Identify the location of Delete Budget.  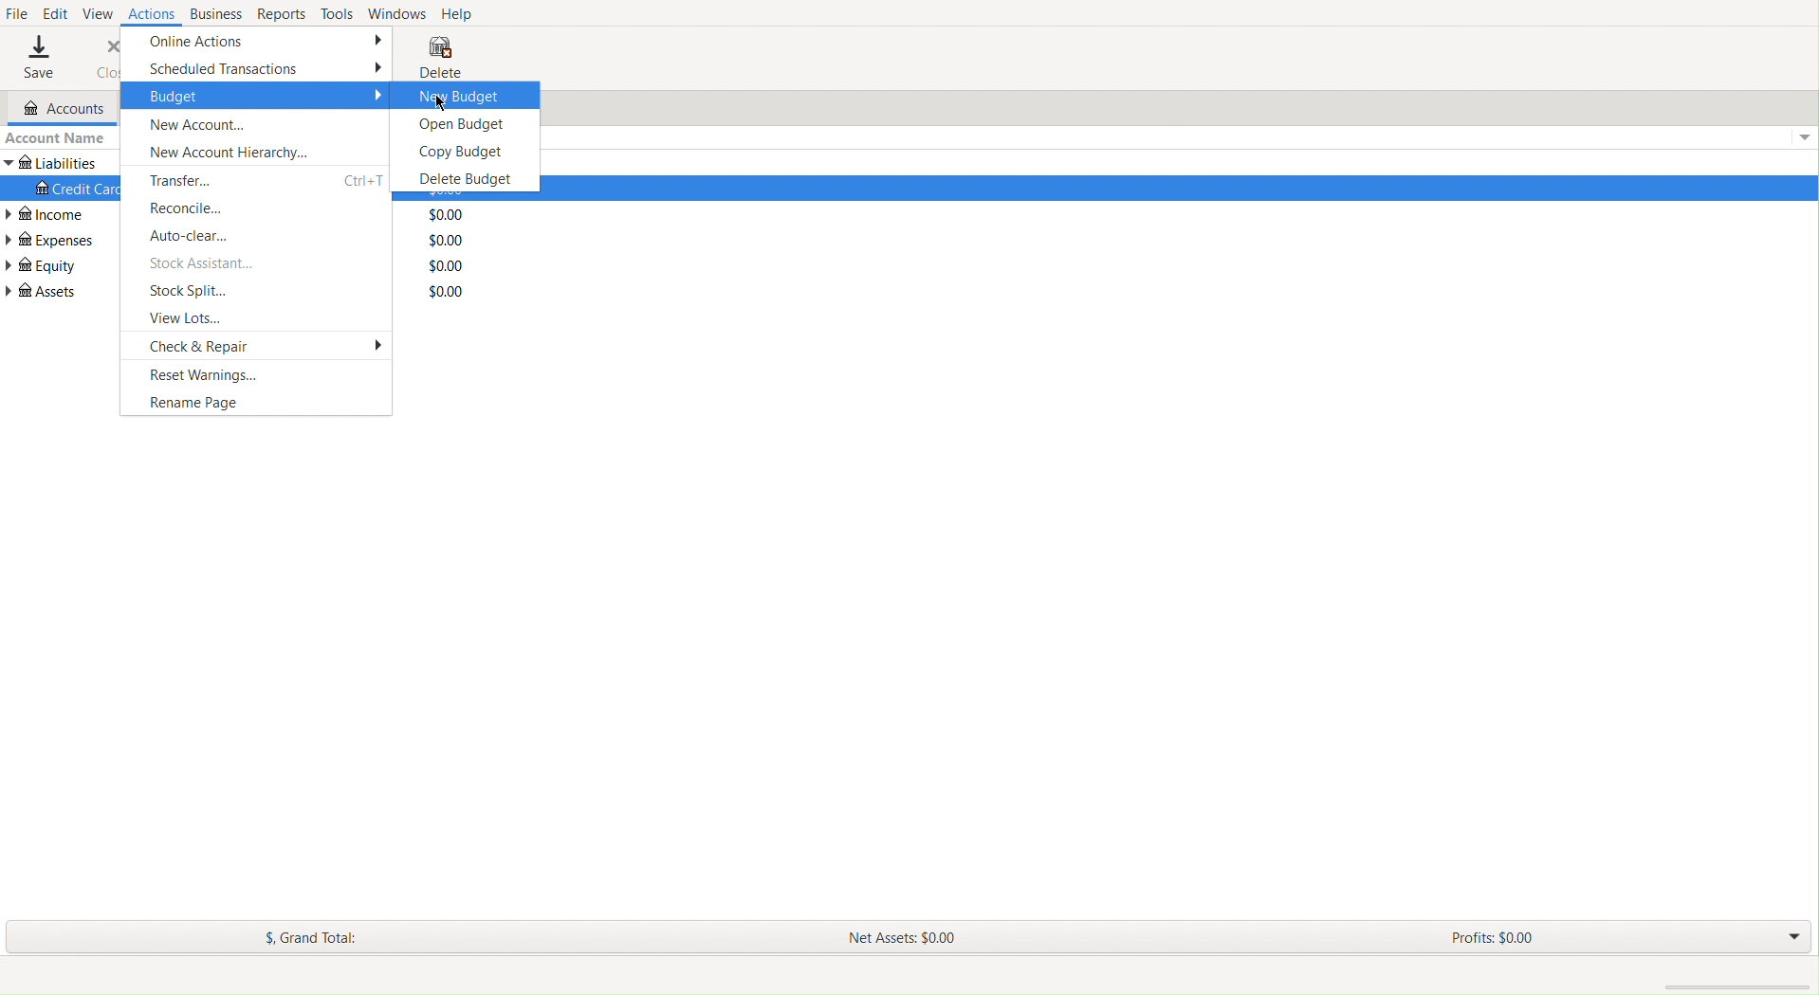
(458, 178).